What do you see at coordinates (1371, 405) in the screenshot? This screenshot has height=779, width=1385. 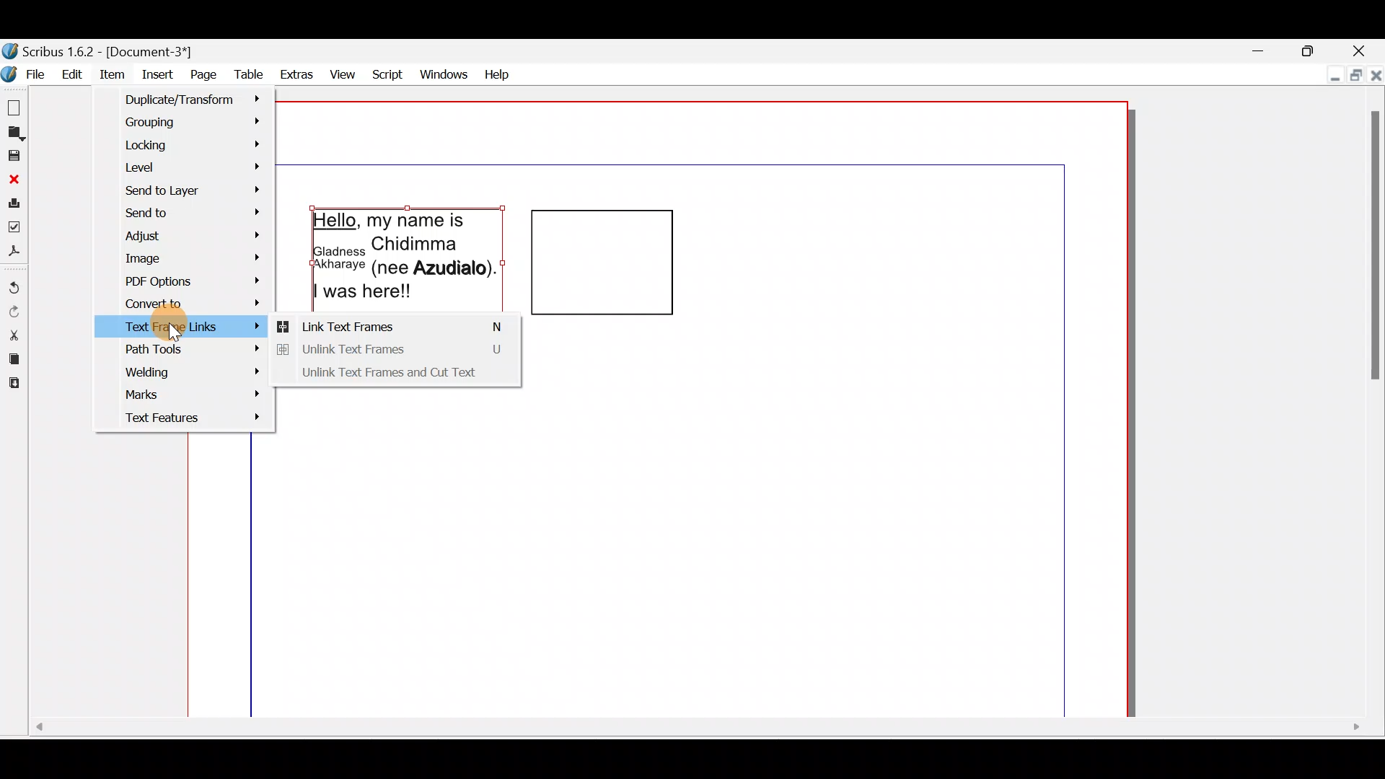 I see `Scroll bar` at bounding box center [1371, 405].